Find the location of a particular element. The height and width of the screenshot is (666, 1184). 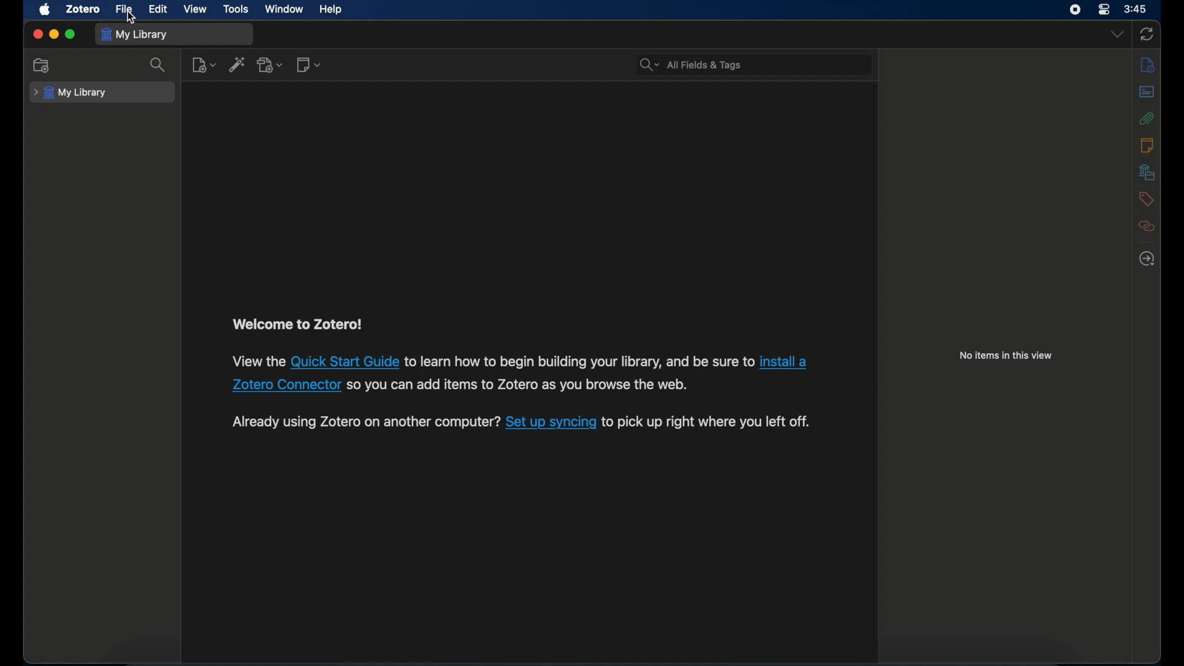

minimize is located at coordinates (54, 35).